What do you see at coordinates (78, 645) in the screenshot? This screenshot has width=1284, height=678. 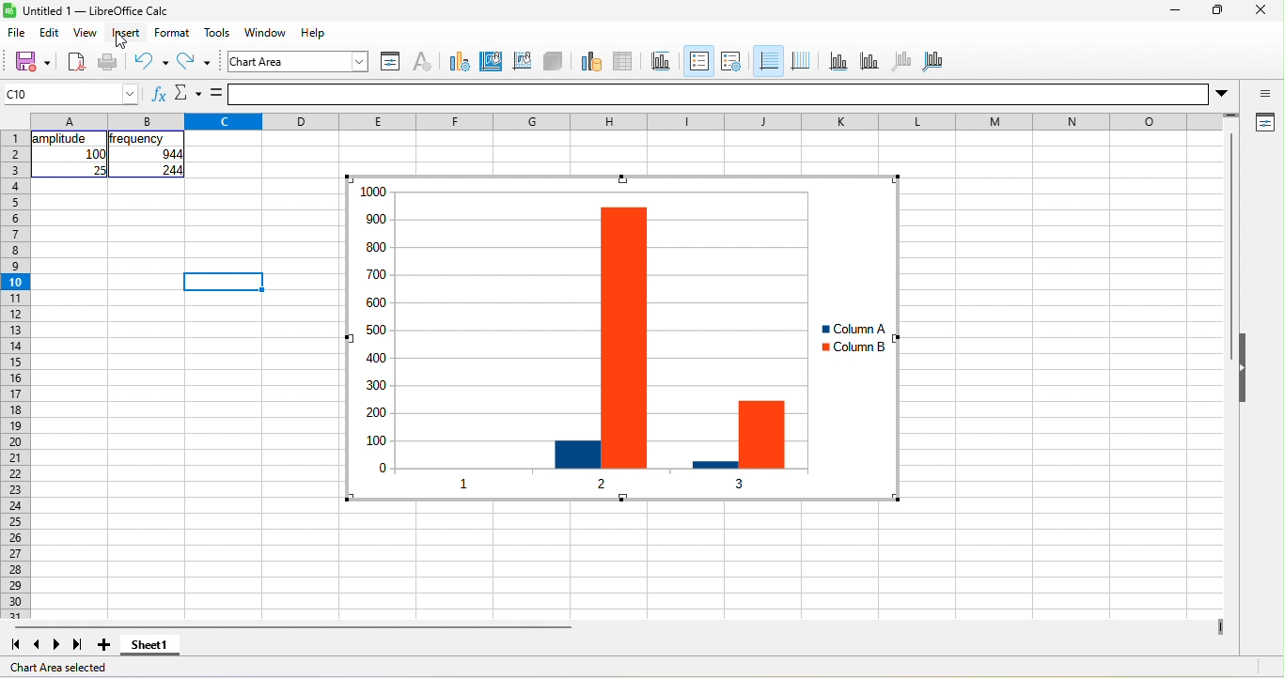 I see `last sheet` at bounding box center [78, 645].